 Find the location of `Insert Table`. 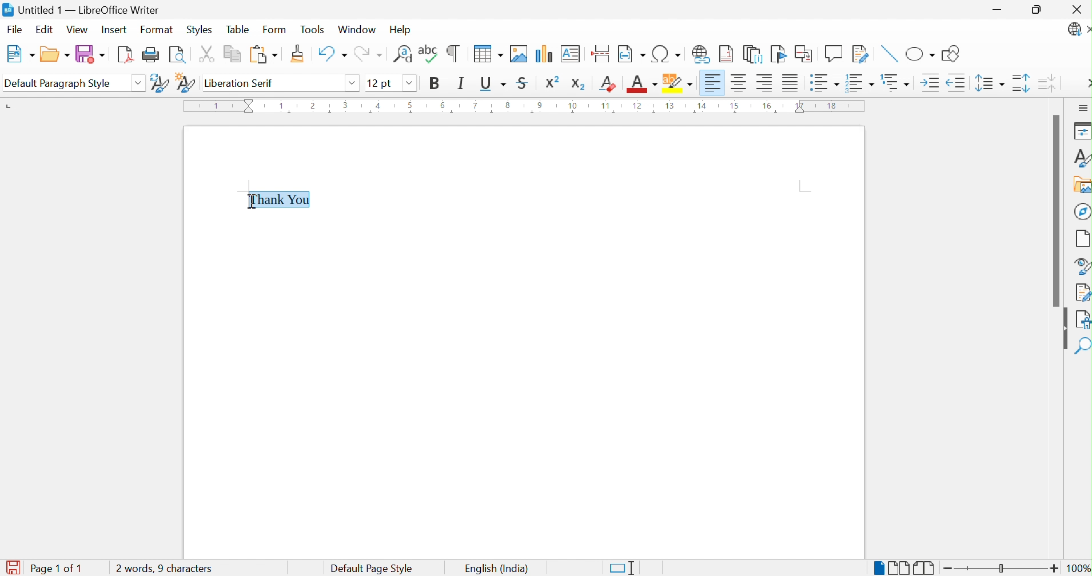

Insert Table is located at coordinates (487, 54).